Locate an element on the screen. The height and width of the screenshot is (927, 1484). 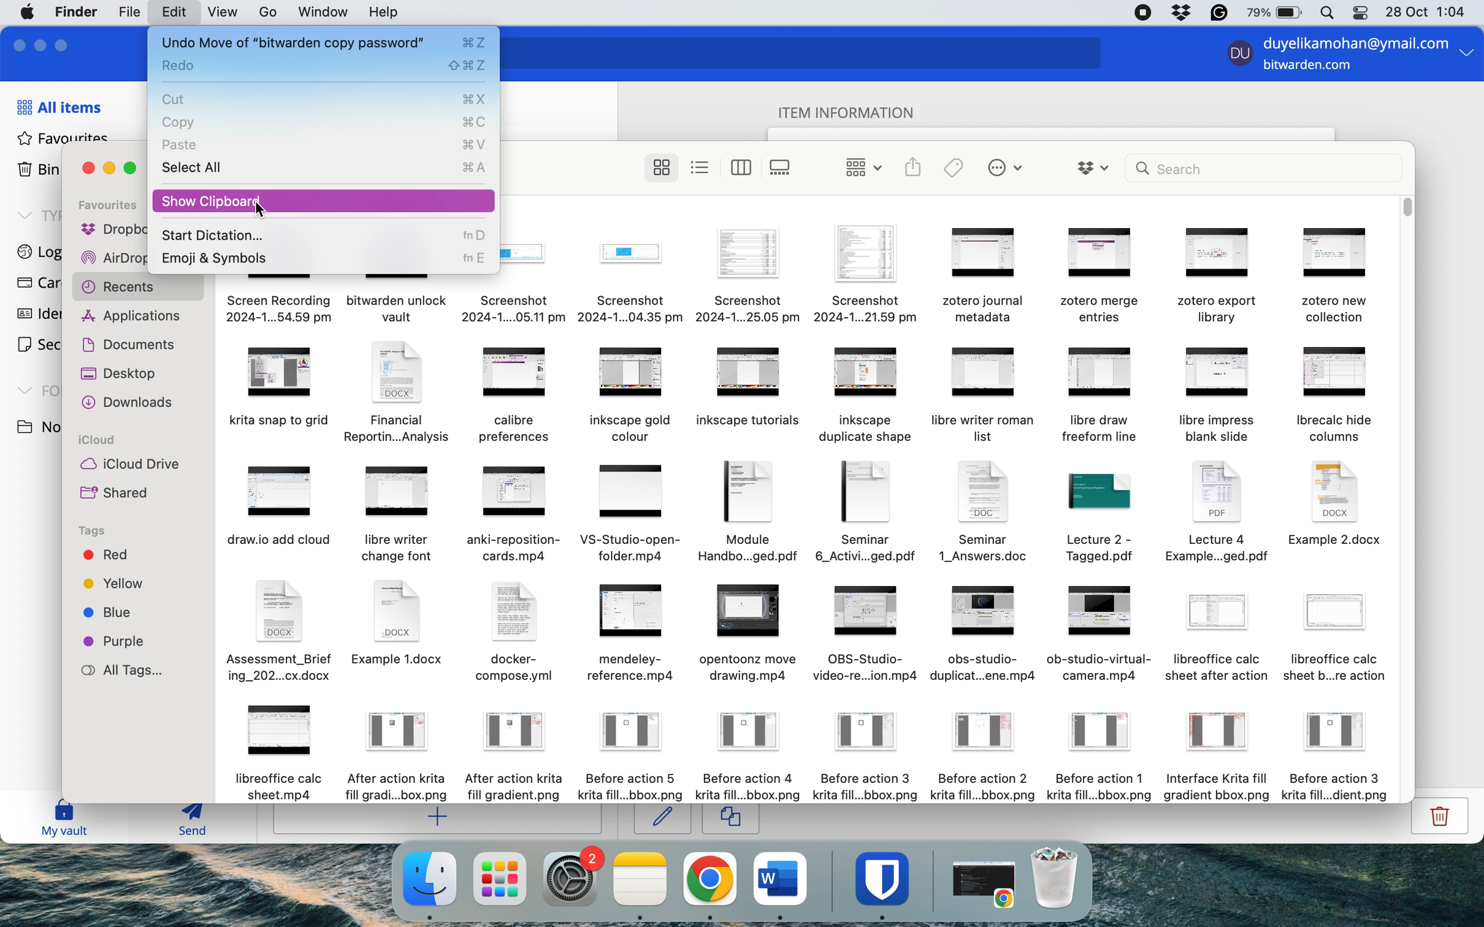
bitwarden is located at coordinates (886, 878).